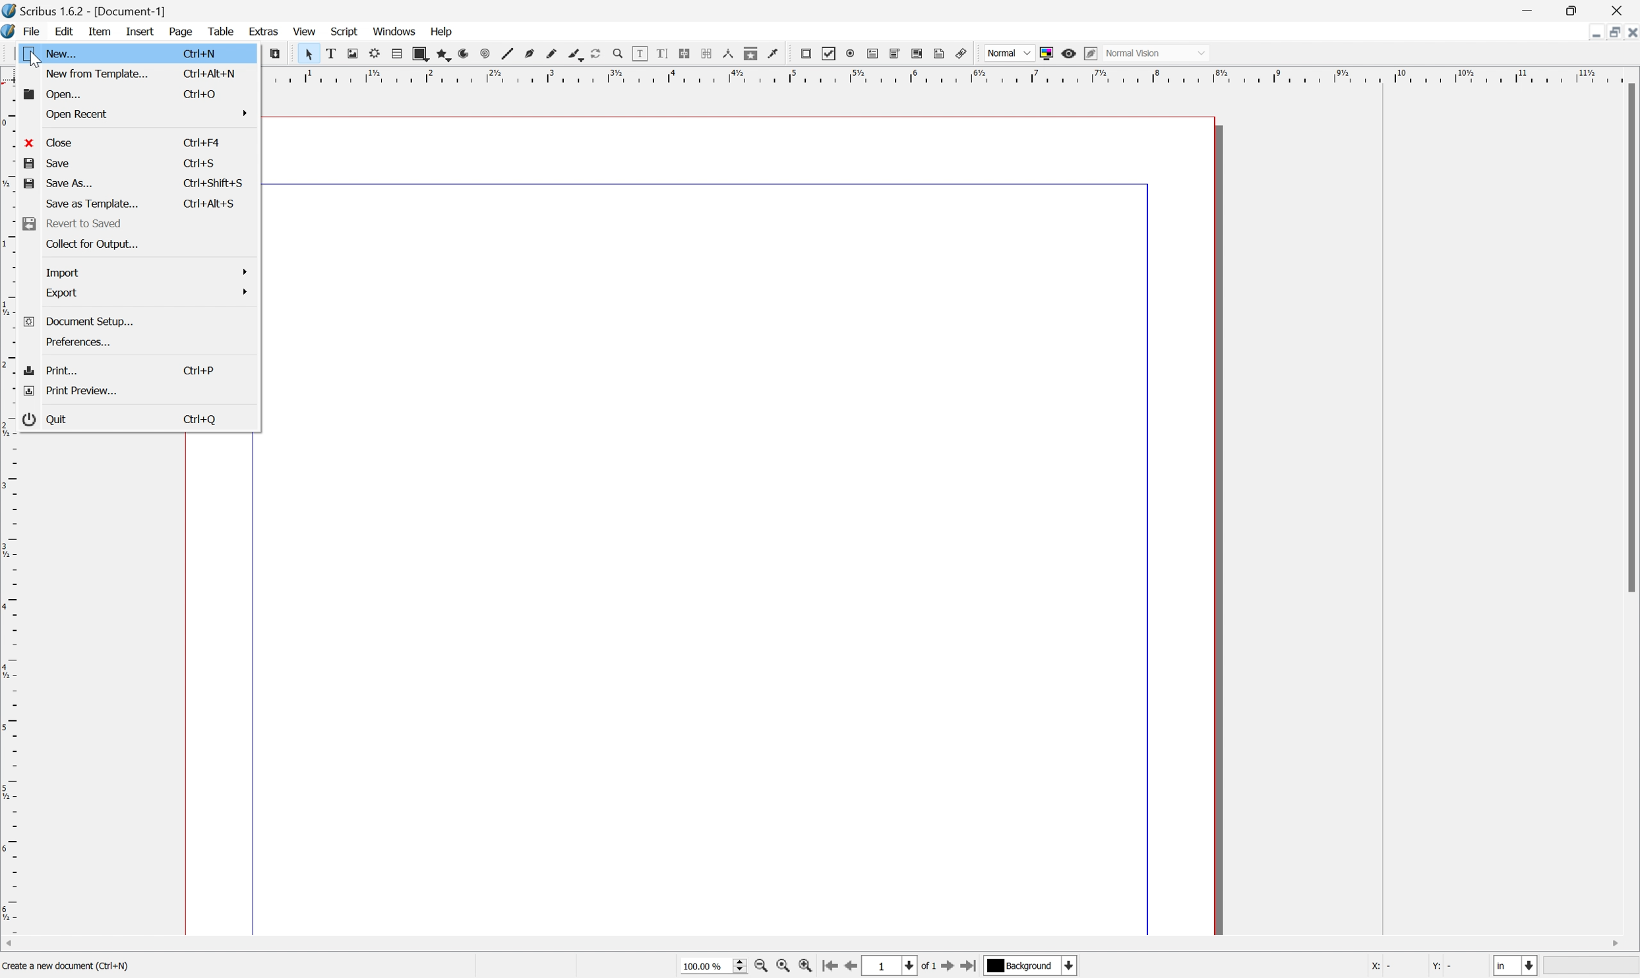  What do you see at coordinates (528, 54) in the screenshot?
I see `Bezier curve` at bounding box center [528, 54].